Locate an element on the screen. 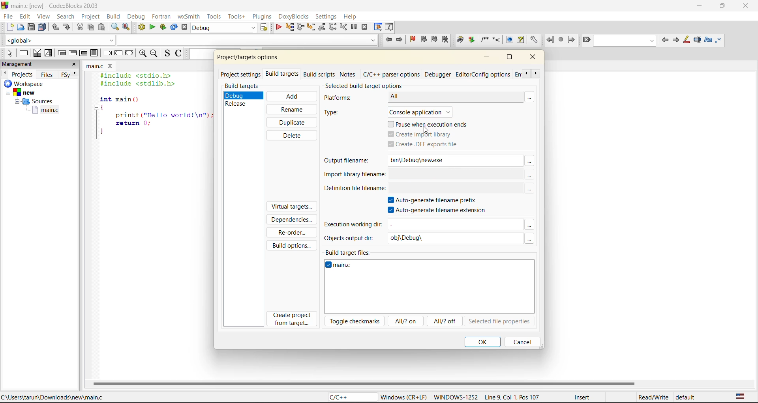  help is located at coordinates (353, 16).